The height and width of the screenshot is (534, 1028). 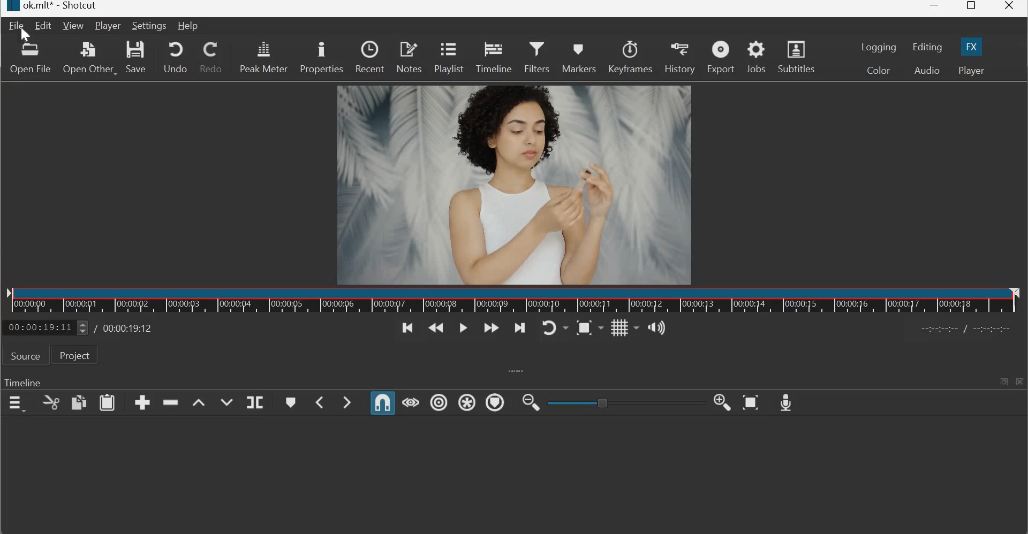 What do you see at coordinates (213, 57) in the screenshot?
I see `Redo` at bounding box center [213, 57].